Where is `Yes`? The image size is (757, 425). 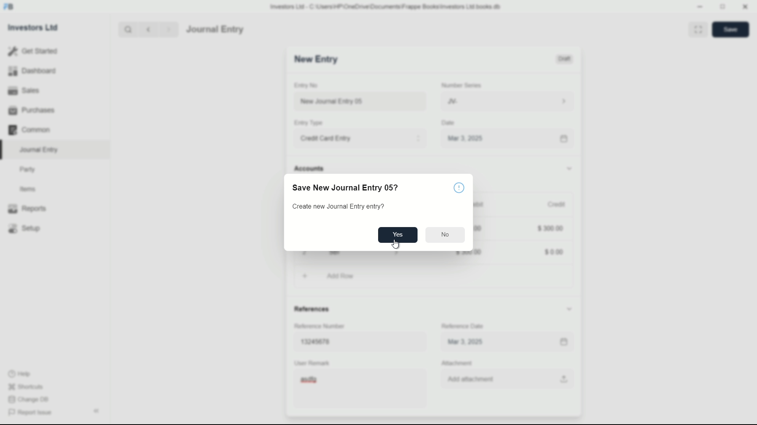 Yes is located at coordinates (399, 234).